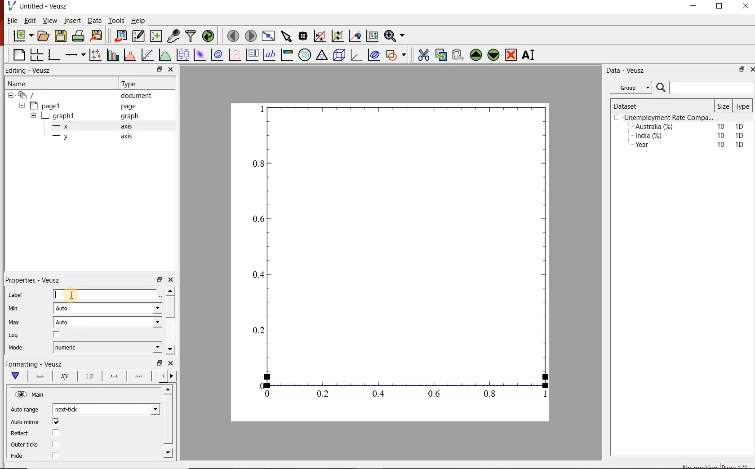  Describe the element at coordinates (57, 83) in the screenshot. I see `Name` at that location.